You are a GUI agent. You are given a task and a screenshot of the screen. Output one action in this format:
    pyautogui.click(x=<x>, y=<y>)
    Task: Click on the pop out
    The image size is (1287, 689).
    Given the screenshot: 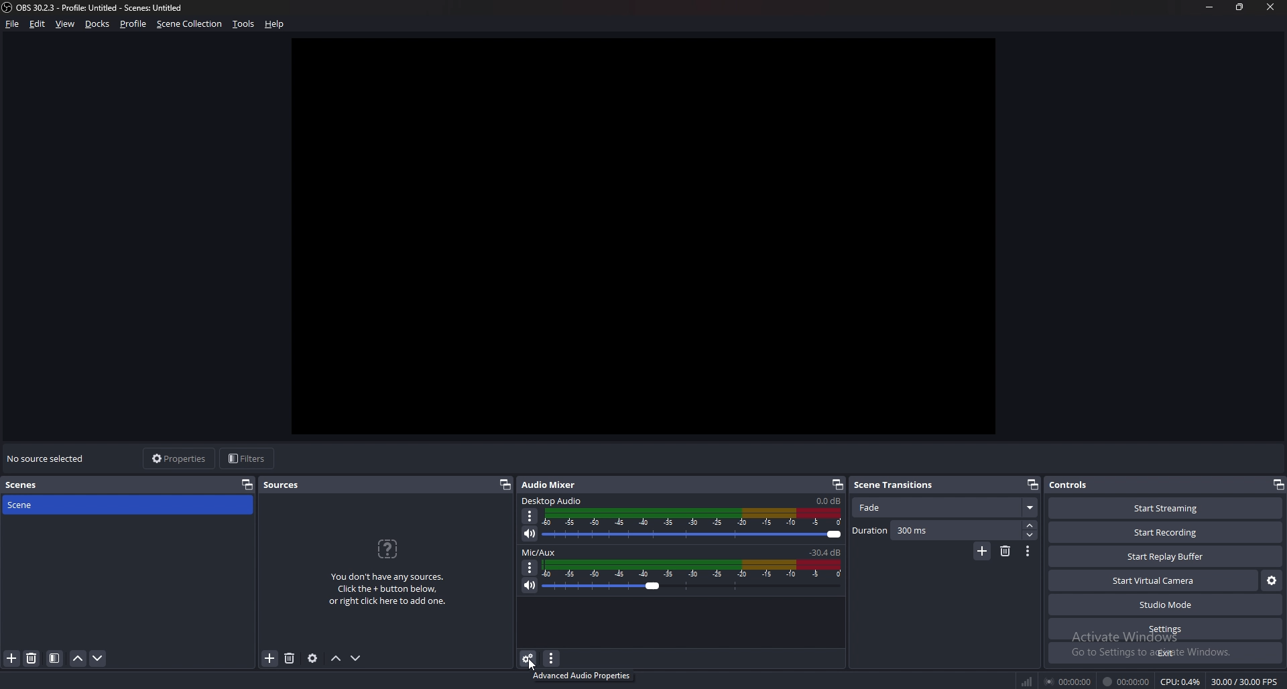 What is the action you would take?
    pyautogui.click(x=506, y=485)
    